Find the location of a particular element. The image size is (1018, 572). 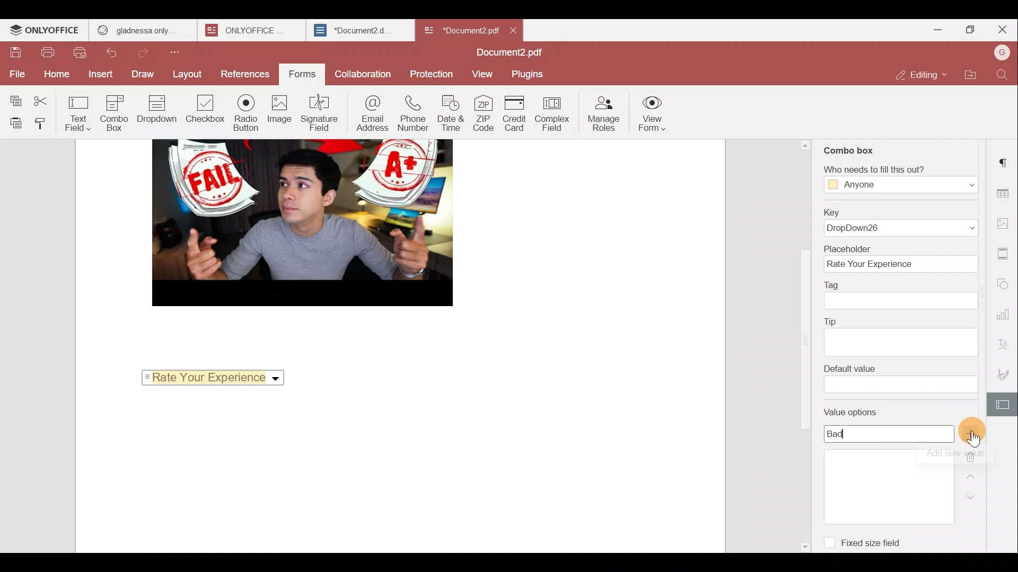

*Document2.d. is located at coordinates (353, 29).